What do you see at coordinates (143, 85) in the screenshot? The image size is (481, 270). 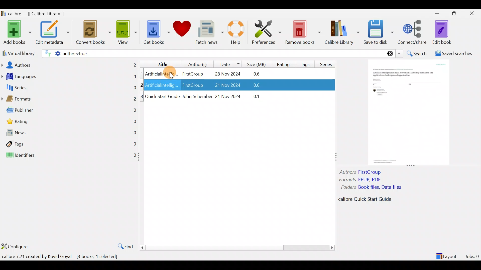 I see `2` at bounding box center [143, 85].